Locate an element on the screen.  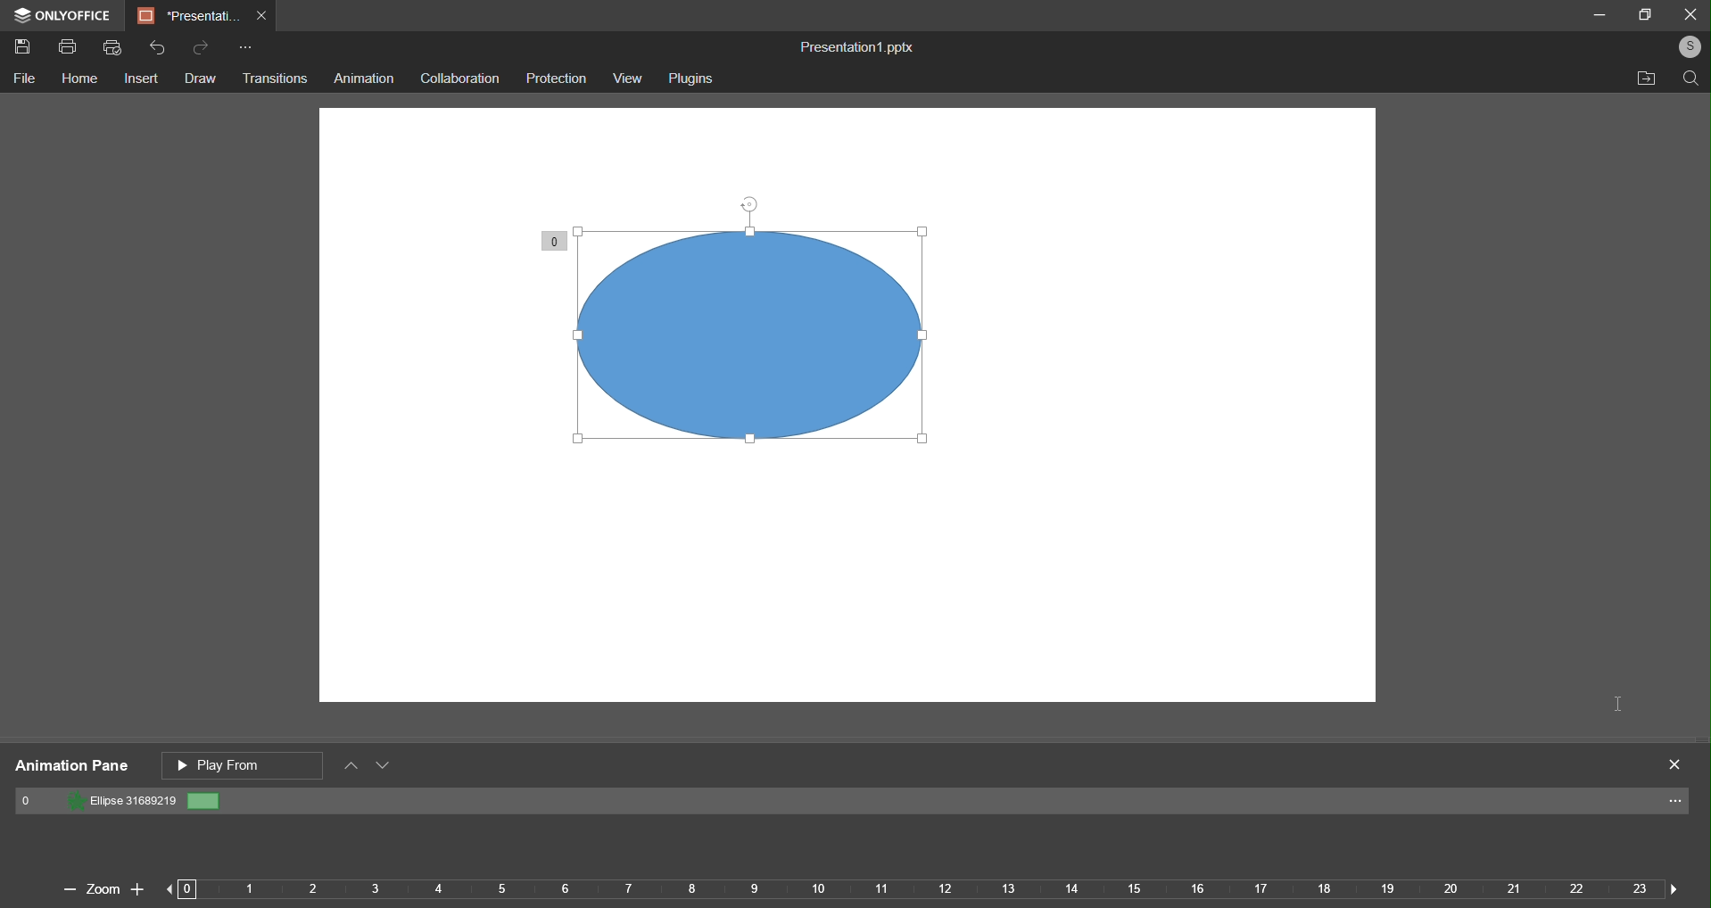
close is located at coordinates (1690, 12).